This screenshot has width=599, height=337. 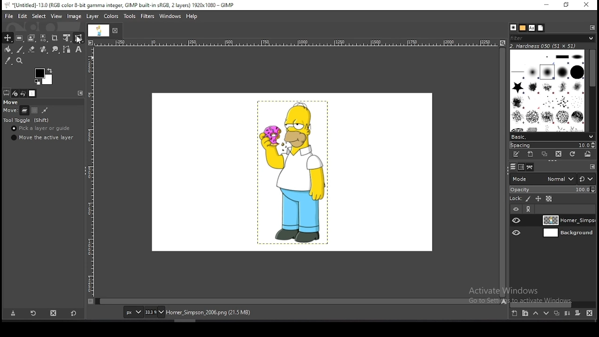 I want to click on opacity, so click(x=552, y=189).